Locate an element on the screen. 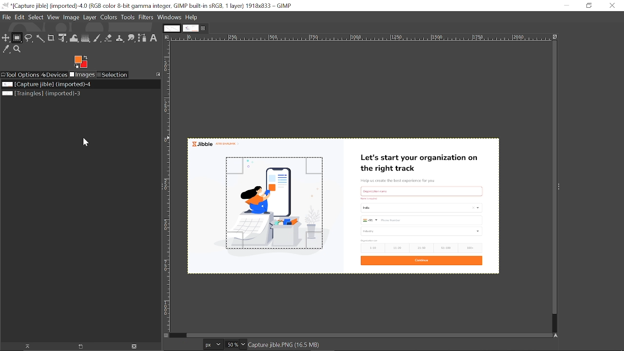 Image resolution: width=624 pixels, height=351 pixels. Colors is located at coordinates (110, 19).